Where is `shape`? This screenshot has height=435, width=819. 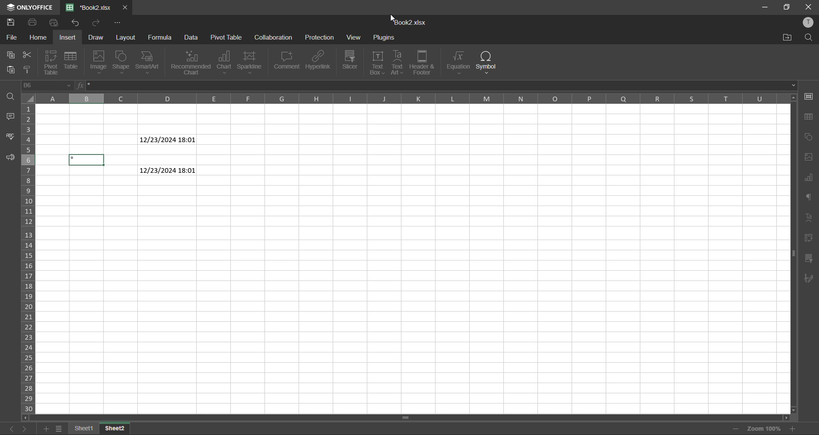
shape is located at coordinates (122, 63).